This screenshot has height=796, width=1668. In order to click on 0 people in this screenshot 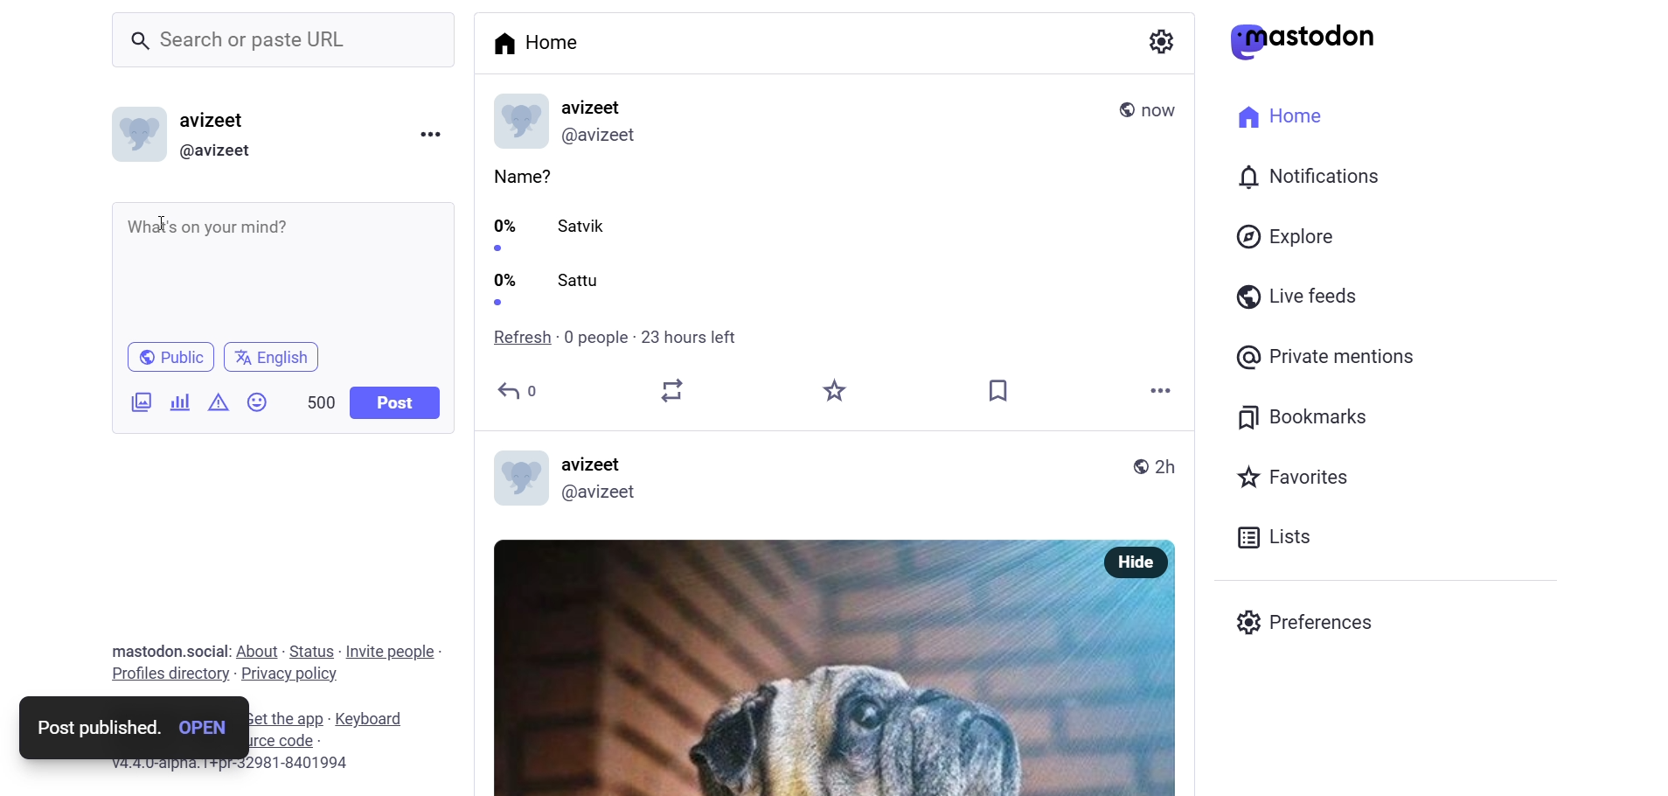, I will do `click(592, 339)`.